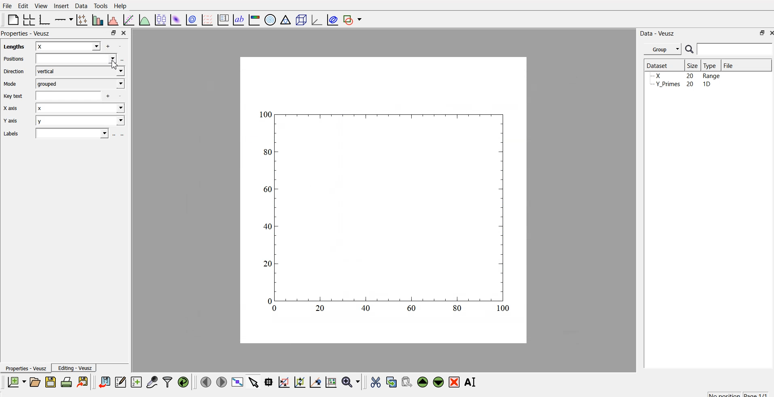  I want to click on reload linked dataset, so click(183, 381).